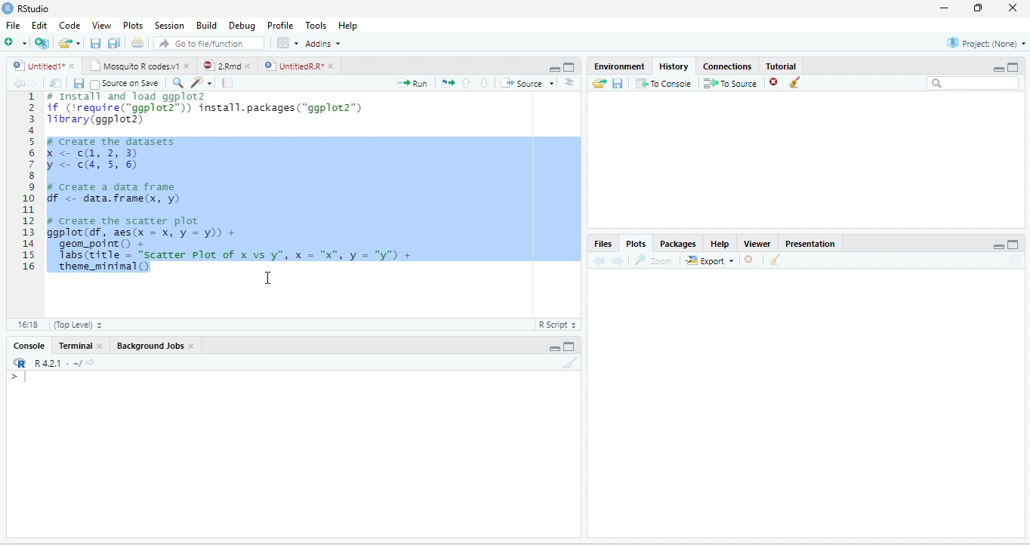  I want to click on Help, so click(720, 243).